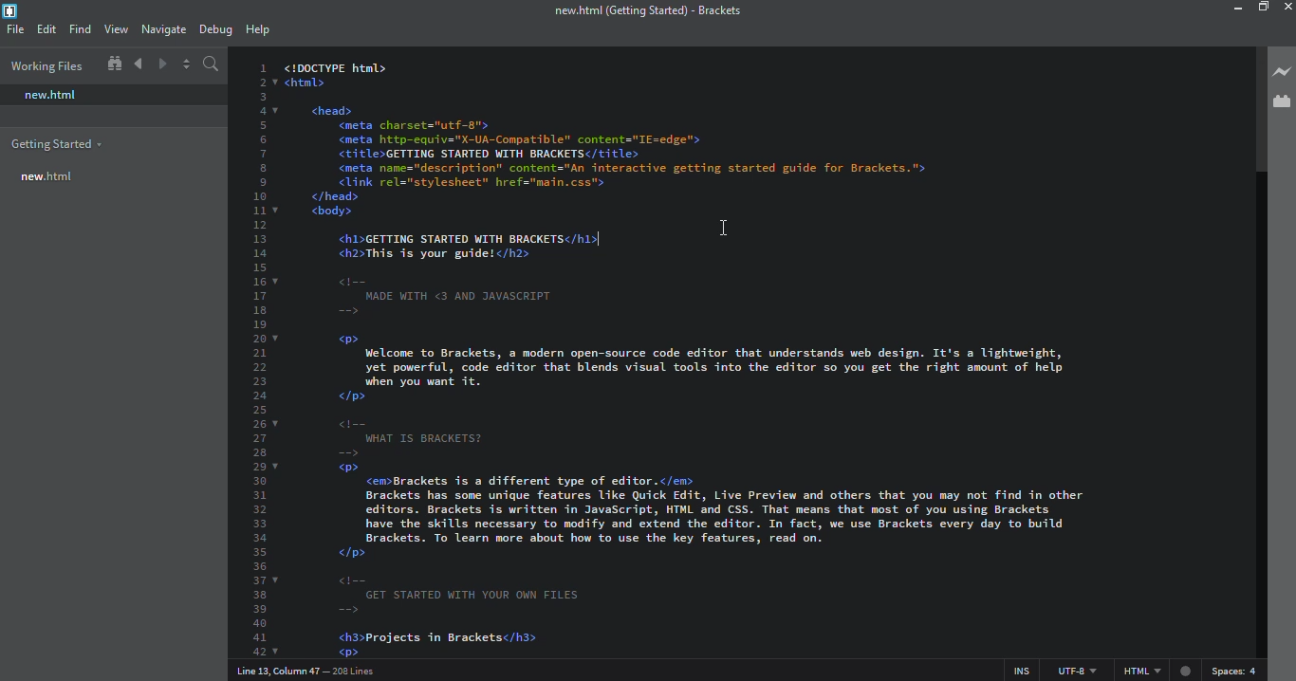 This screenshot has width=1296, height=681. I want to click on navigate forward, so click(163, 64).